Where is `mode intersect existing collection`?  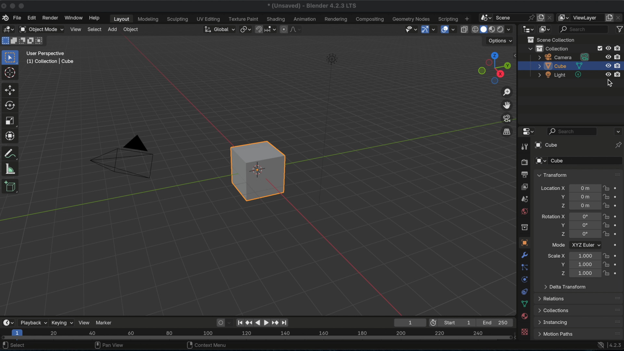 mode intersect existing collection is located at coordinates (40, 41).